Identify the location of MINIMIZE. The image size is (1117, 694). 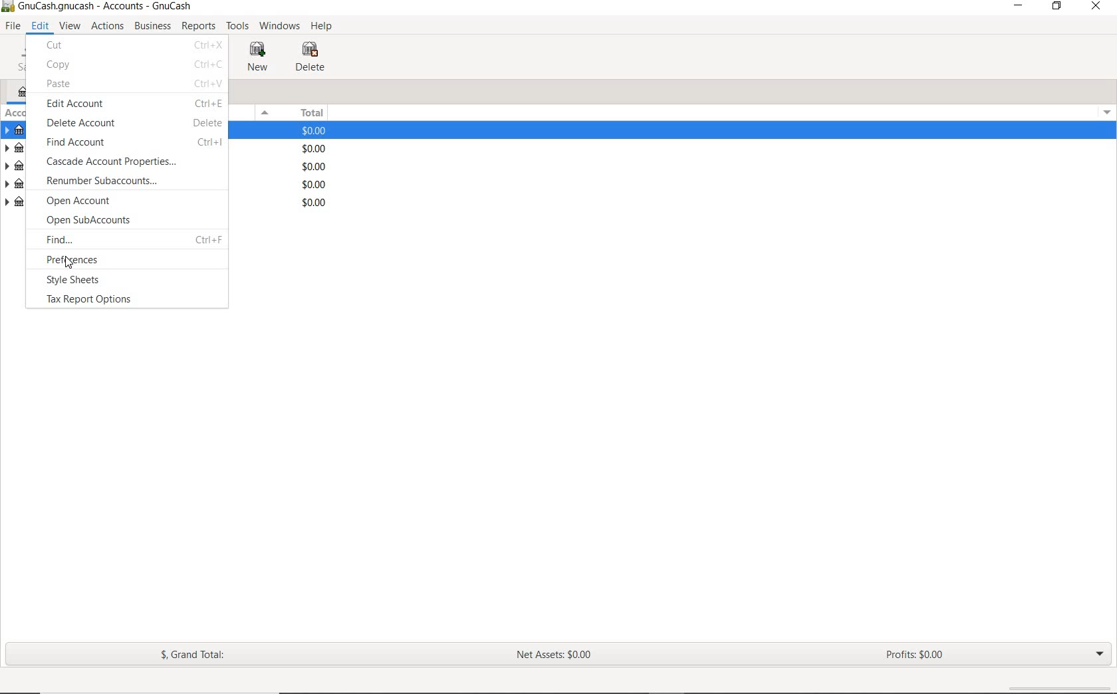
(1020, 7).